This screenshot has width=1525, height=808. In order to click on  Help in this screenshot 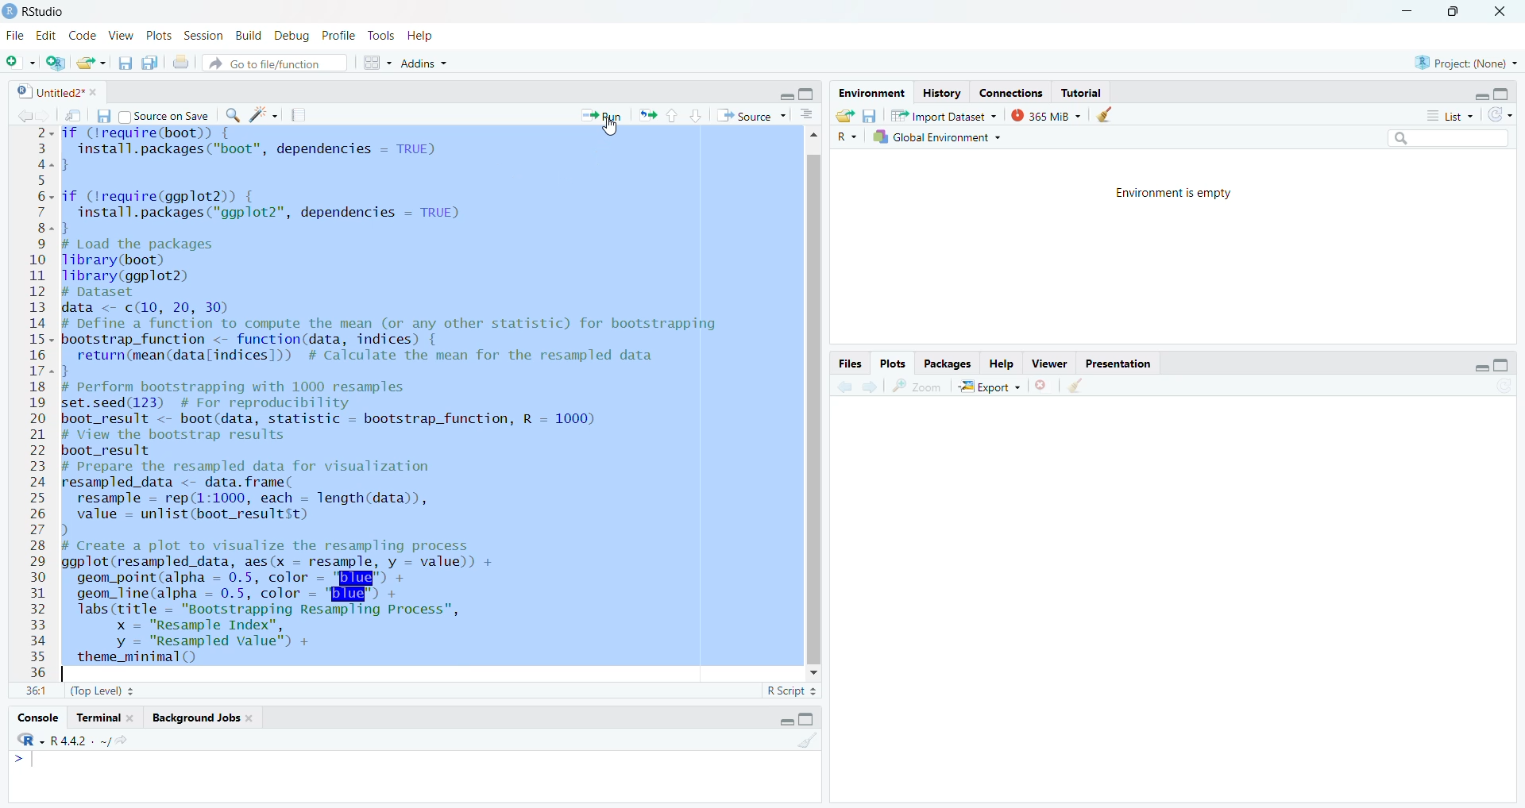, I will do `click(421, 36)`.